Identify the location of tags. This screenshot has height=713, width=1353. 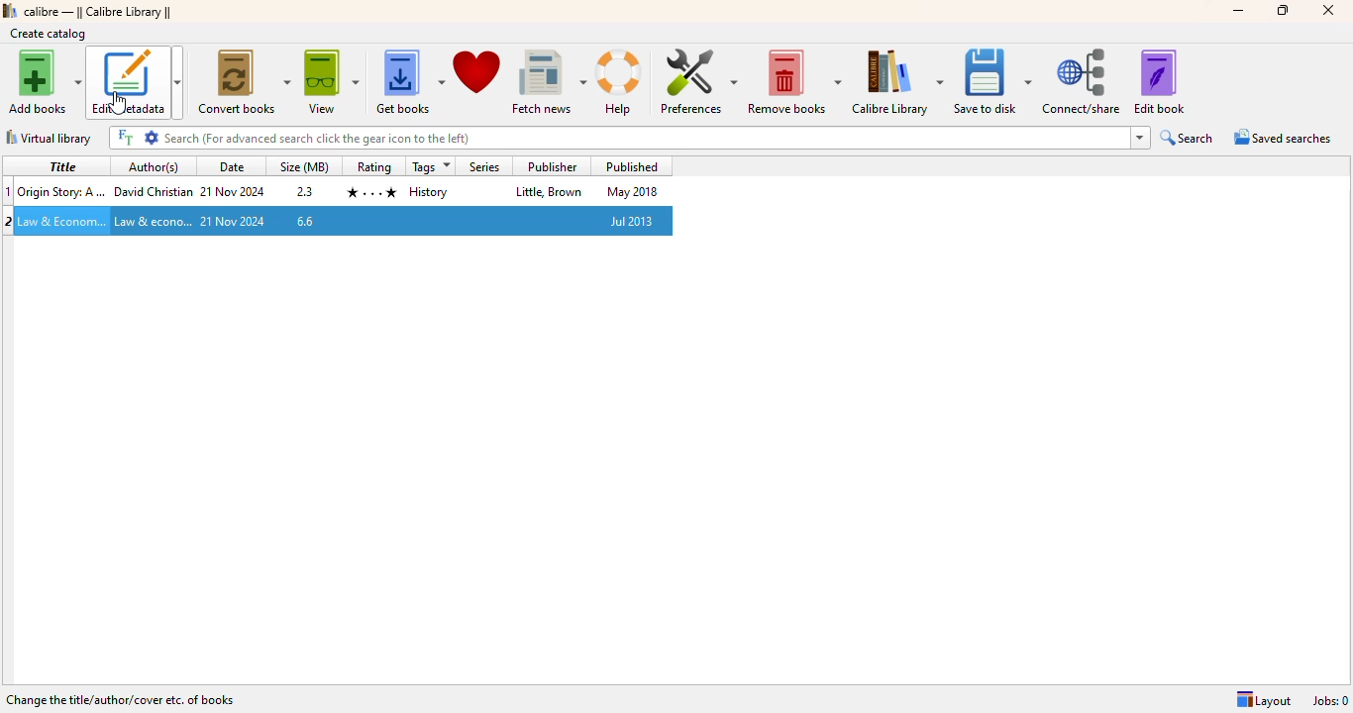
(433, 166).